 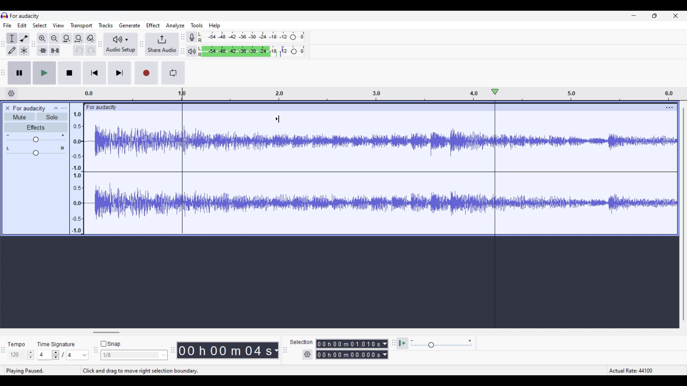 What do you see at coordinates (197, 25) in the screenshot?
I see `Tools menu` at bounding box center [197, 25].